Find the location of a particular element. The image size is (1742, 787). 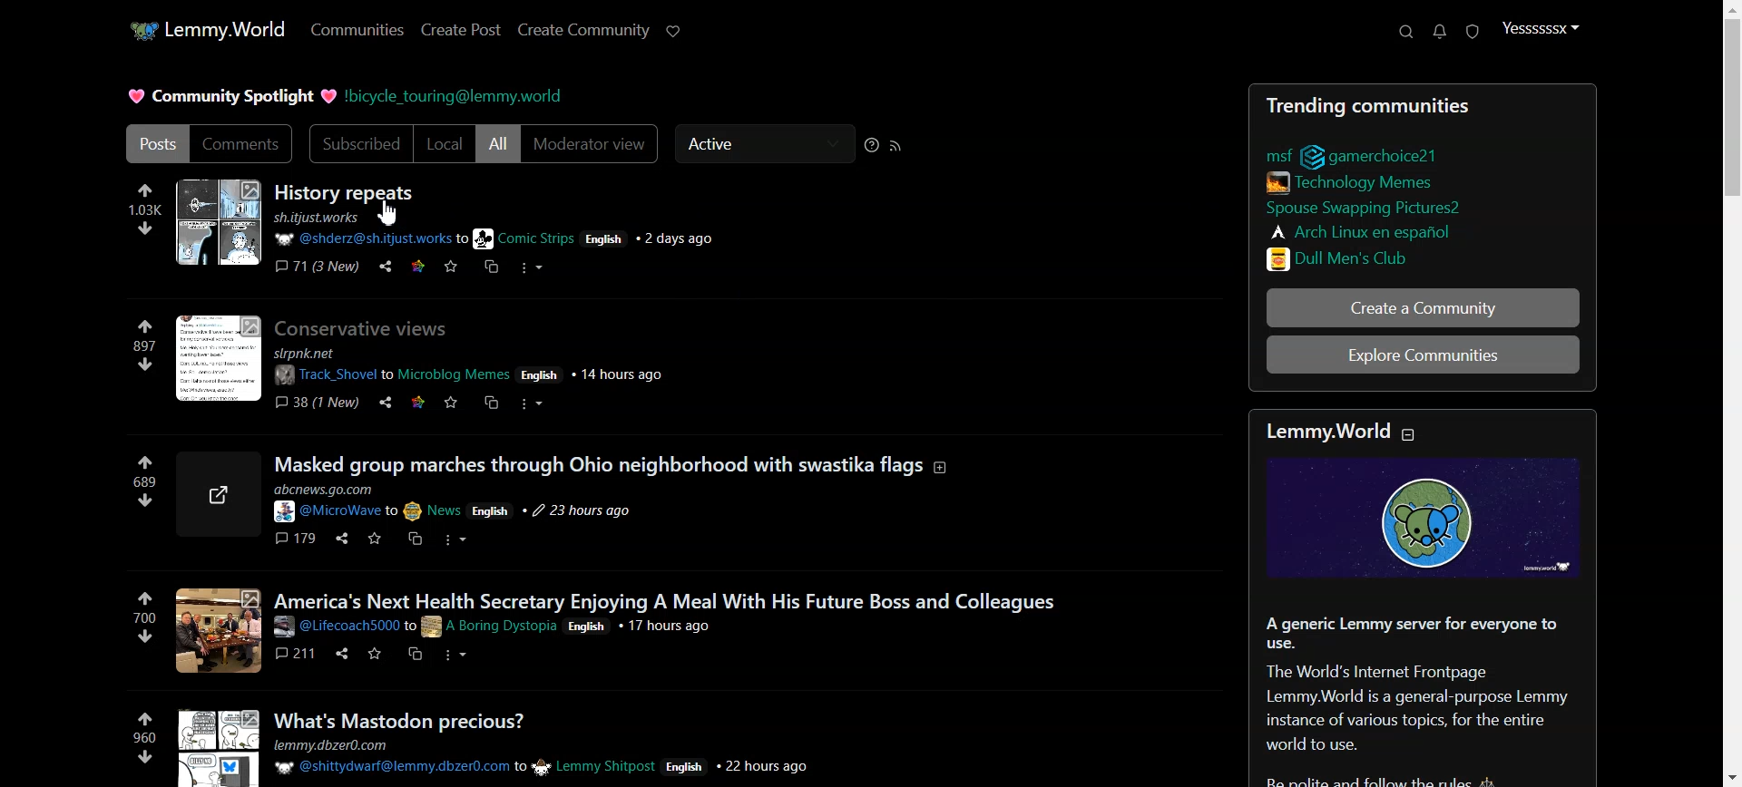

@Lifecoach5000 is located at coordinates (336, 627).